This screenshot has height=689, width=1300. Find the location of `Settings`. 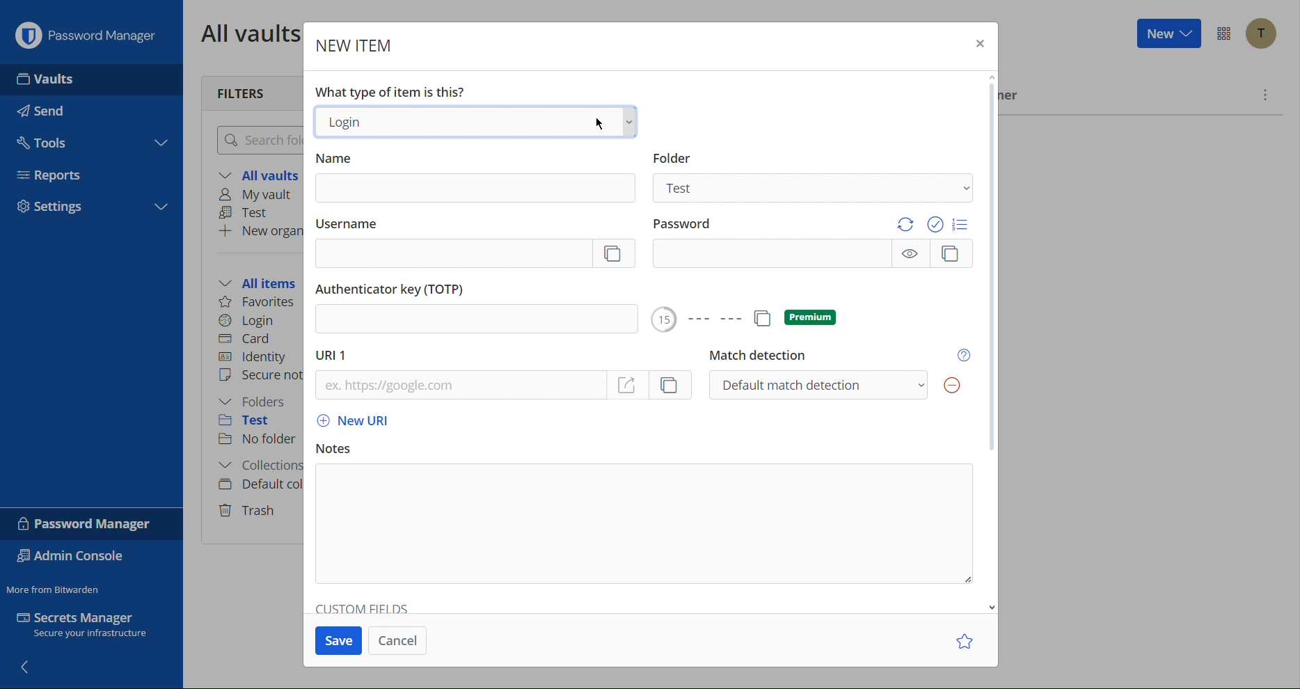

Settings is located at coordinates (87, 205).